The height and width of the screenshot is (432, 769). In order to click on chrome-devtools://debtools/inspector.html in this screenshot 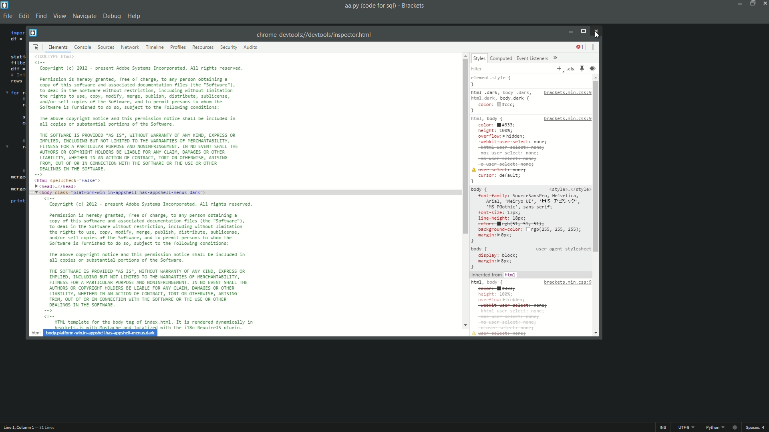, I will do `click(315, 33)`.